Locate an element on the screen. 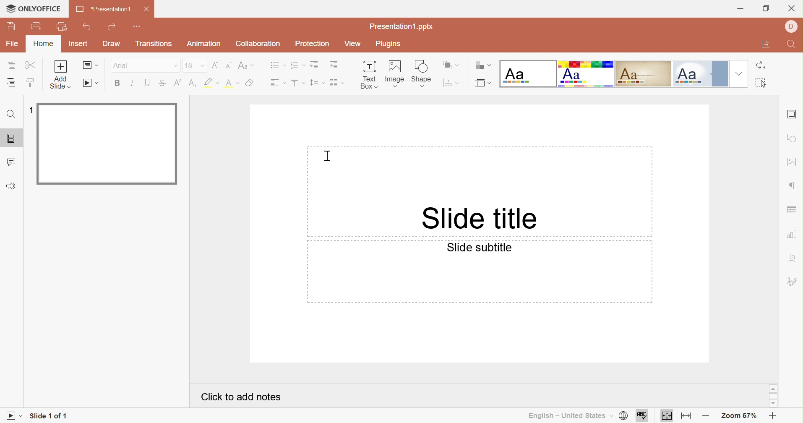 This screenshot has height=423, width=803. Classic is located at coordinates (644, 74).